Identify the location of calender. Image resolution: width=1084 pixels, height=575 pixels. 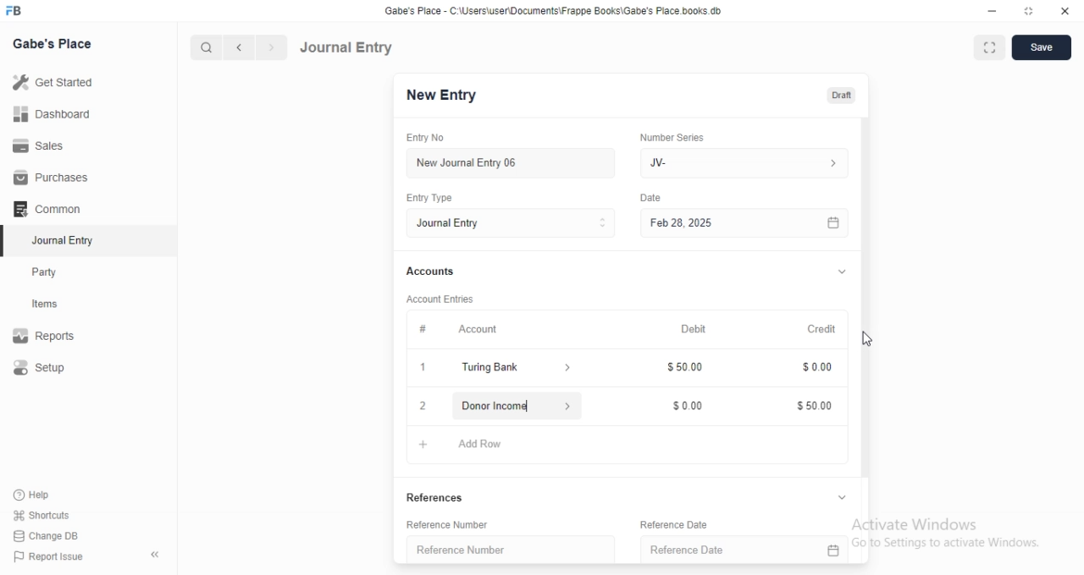
(832, 550).